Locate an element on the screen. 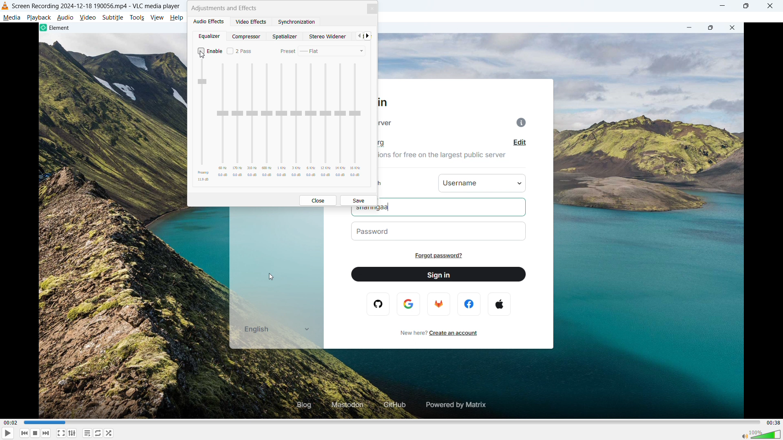 The height and width of the screenshot is (440, 783). Adjust 60 Hertz  is located at coordinates (223, 121).